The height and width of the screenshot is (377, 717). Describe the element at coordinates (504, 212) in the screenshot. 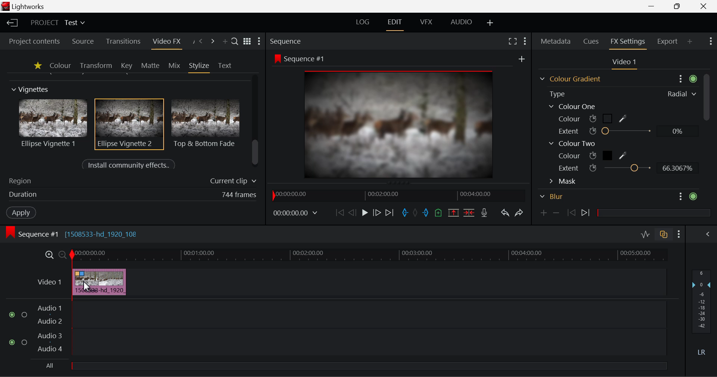

I see `Undo` at that location.